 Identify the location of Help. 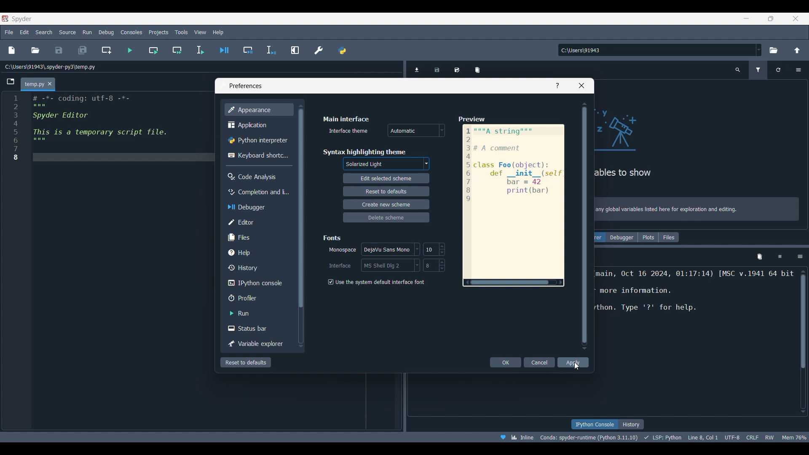
(257, 252).